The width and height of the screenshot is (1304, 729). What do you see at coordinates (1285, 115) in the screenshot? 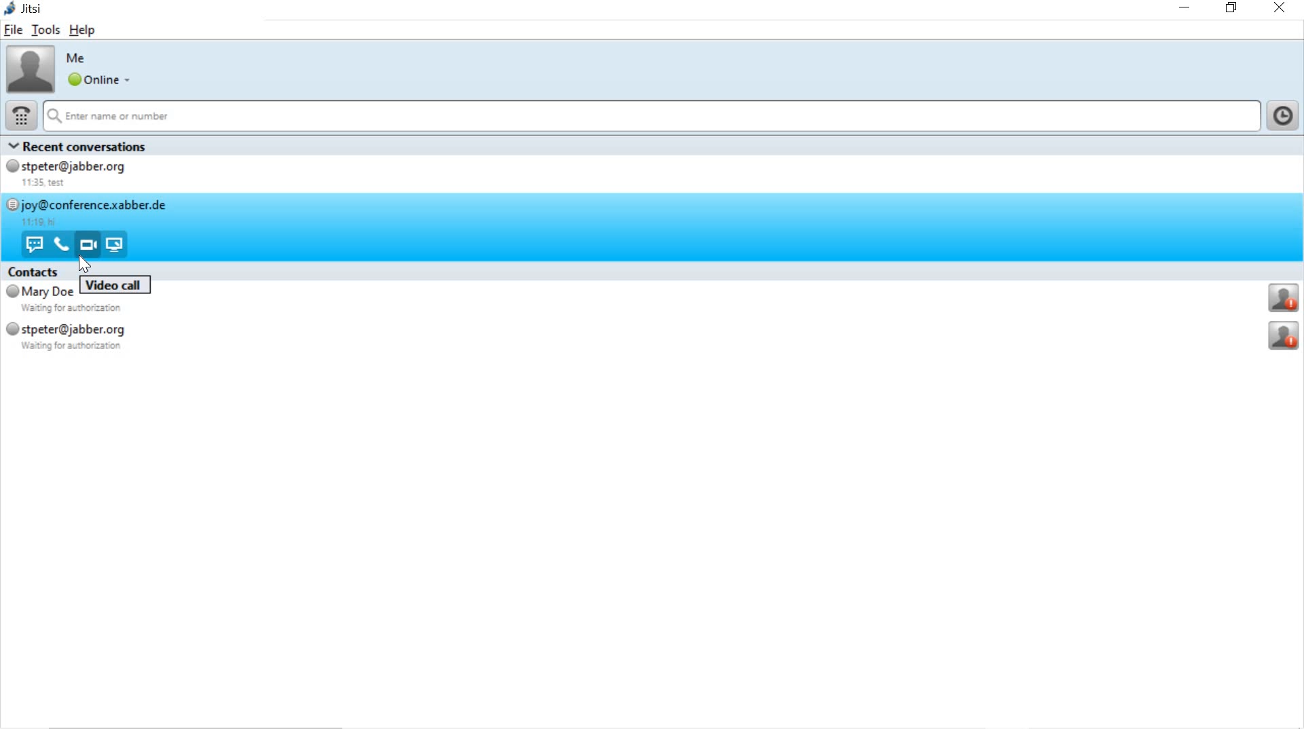
I see ` show call history` at bounding box center [1285, 115].